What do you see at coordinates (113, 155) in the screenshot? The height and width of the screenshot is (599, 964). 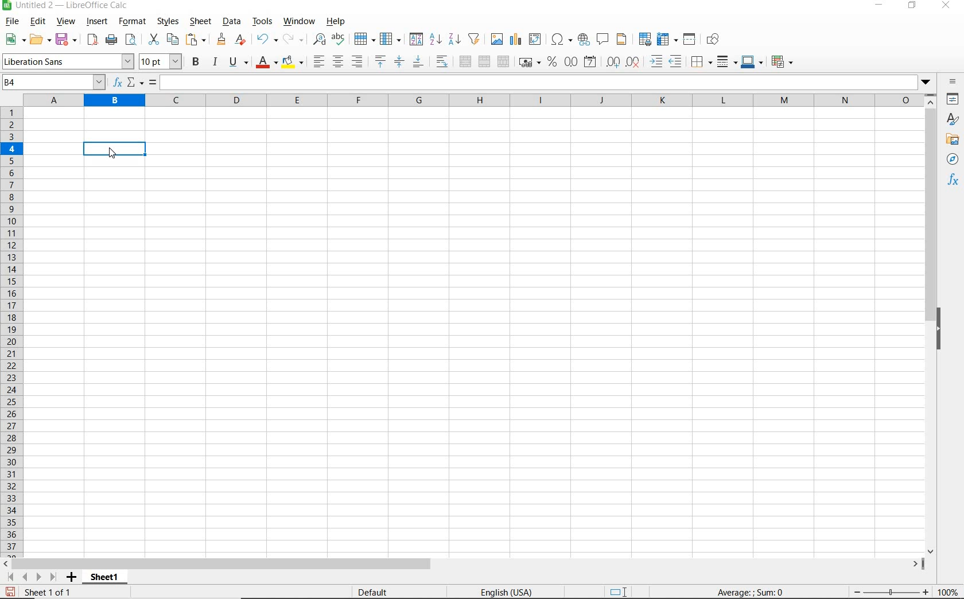 I see `cursor` at bounding box center [113, 155].